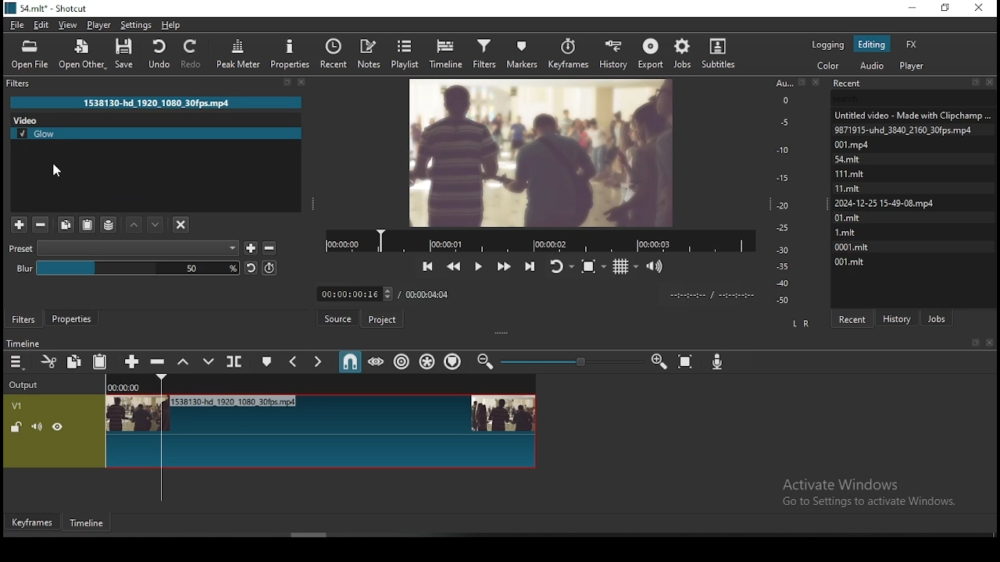 The height and width of the screenshot is (562, 1000). I want to click on snap, so click(349, 362).